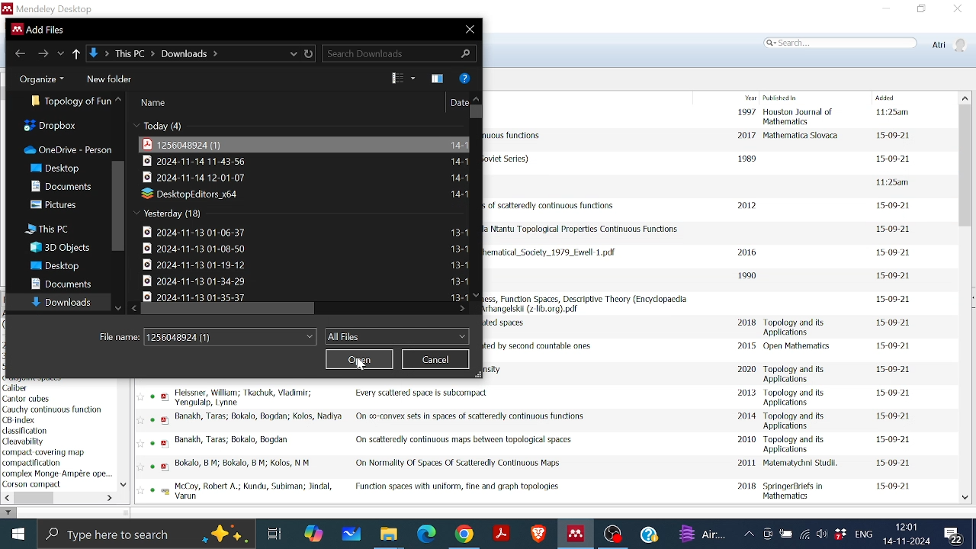 The width and height of the screenshot is (976, 549). I want to click on Move down all folders, so click(117, 306).